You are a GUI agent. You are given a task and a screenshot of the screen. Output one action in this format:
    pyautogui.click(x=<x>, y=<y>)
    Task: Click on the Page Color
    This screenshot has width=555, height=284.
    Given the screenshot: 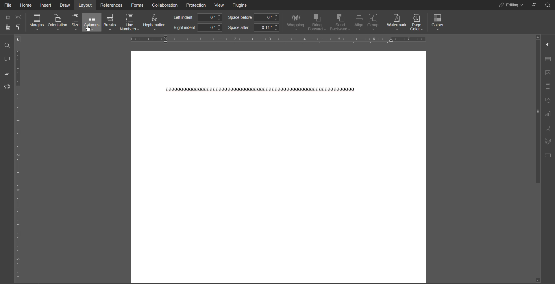 What is the action you would take?
    pyautogui.click(x=418, y=22)
    